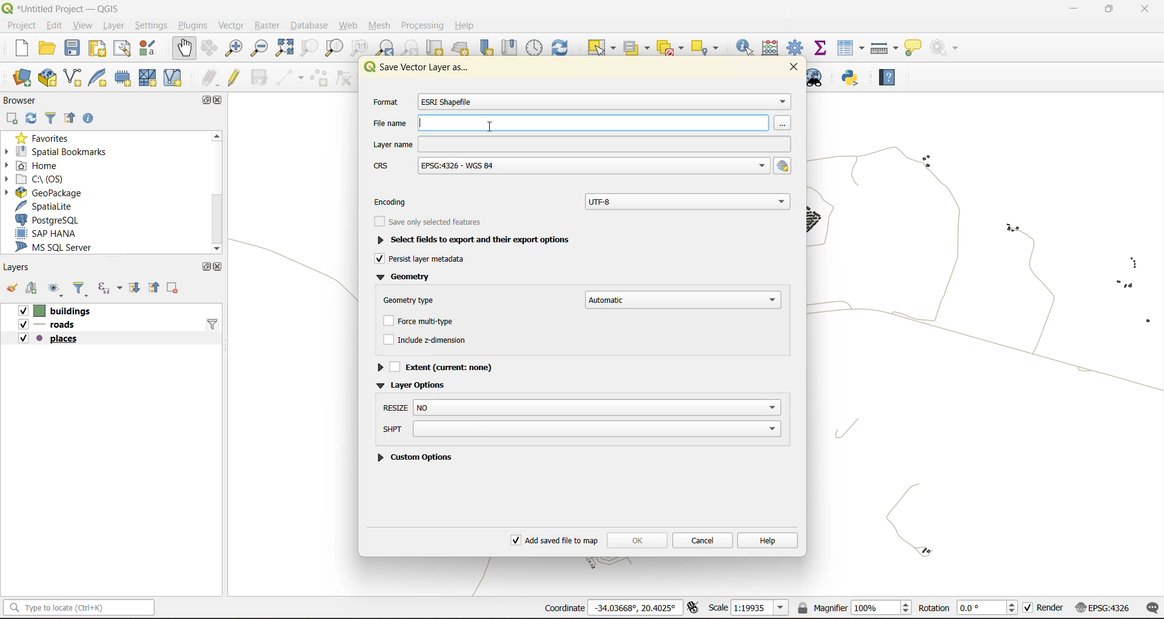 This screenshot has width=1164, height=619. Describe the element at coordinates (399, 199) in the screenshot. I see `Encoding` at that location.